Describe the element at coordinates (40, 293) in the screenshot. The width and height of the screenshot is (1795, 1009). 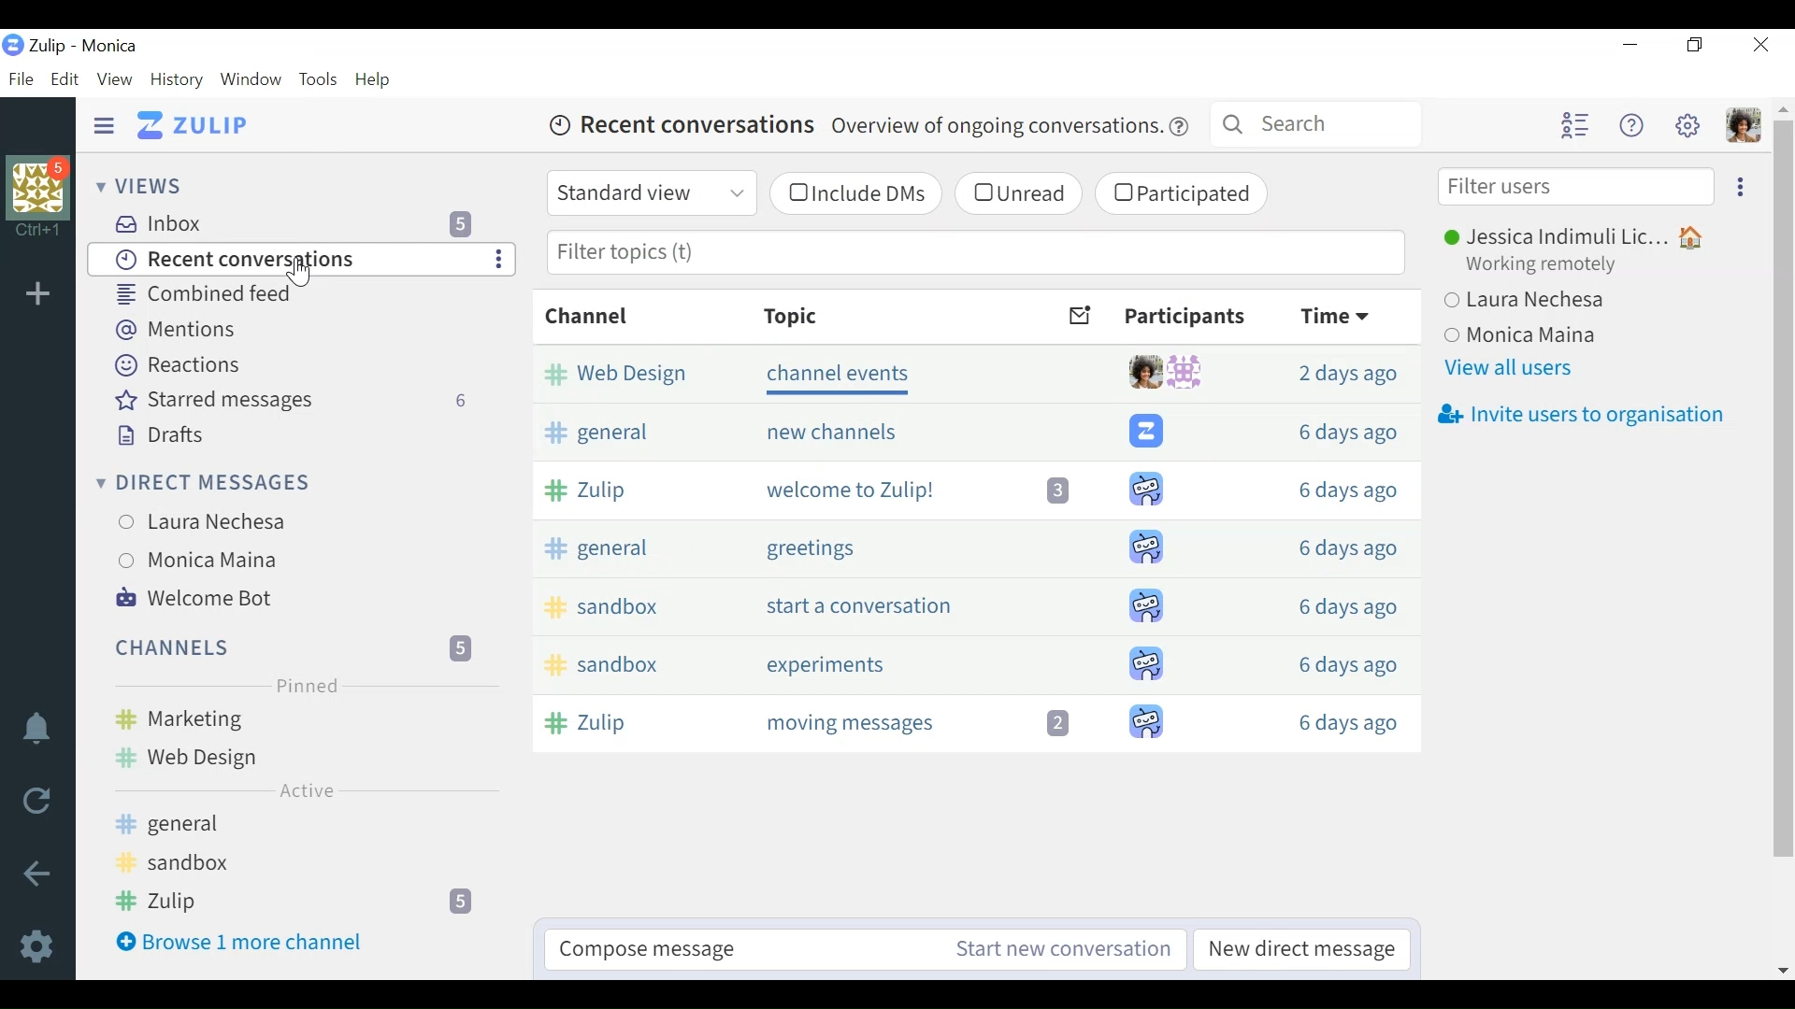
I see `Add organisation` at that location.